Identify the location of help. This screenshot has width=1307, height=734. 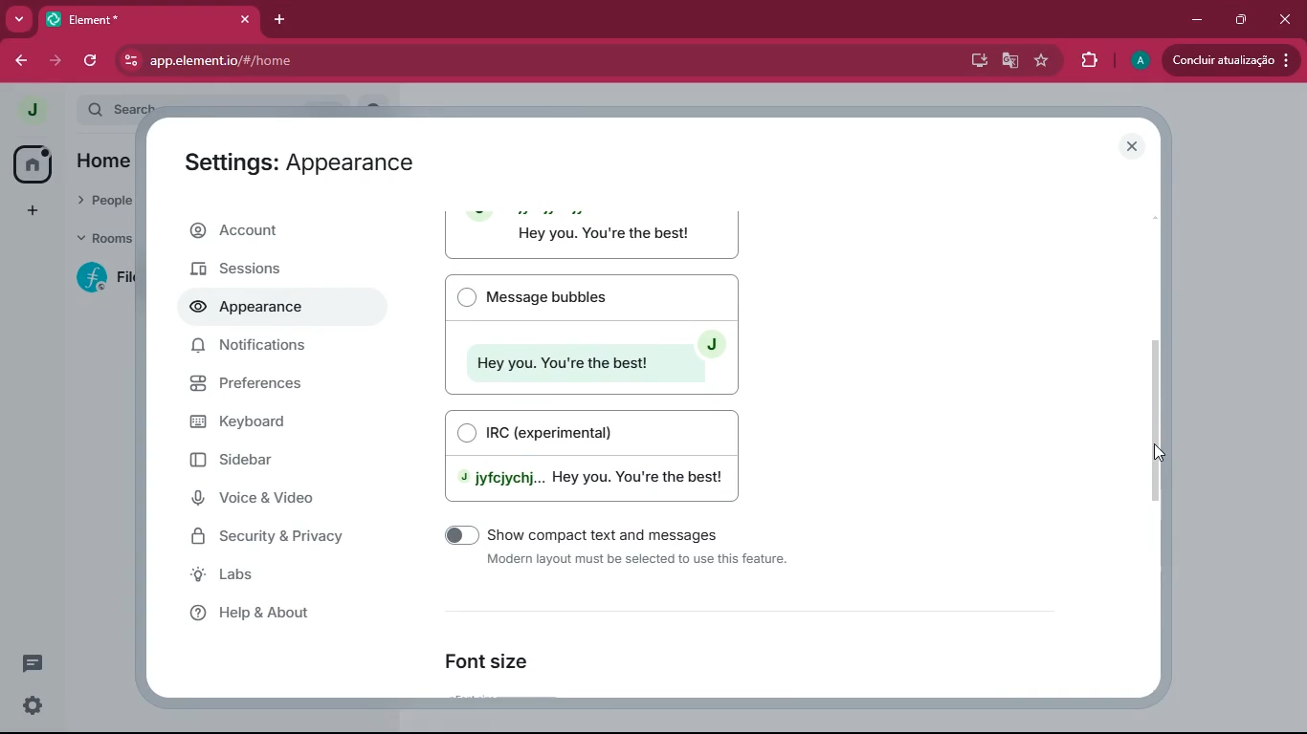
(288, 612).